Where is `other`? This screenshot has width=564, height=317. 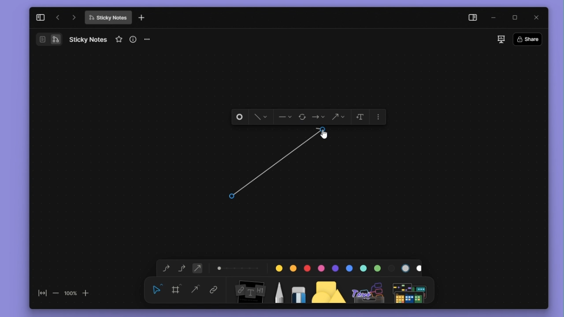
other is located at coordinates (369, 290).